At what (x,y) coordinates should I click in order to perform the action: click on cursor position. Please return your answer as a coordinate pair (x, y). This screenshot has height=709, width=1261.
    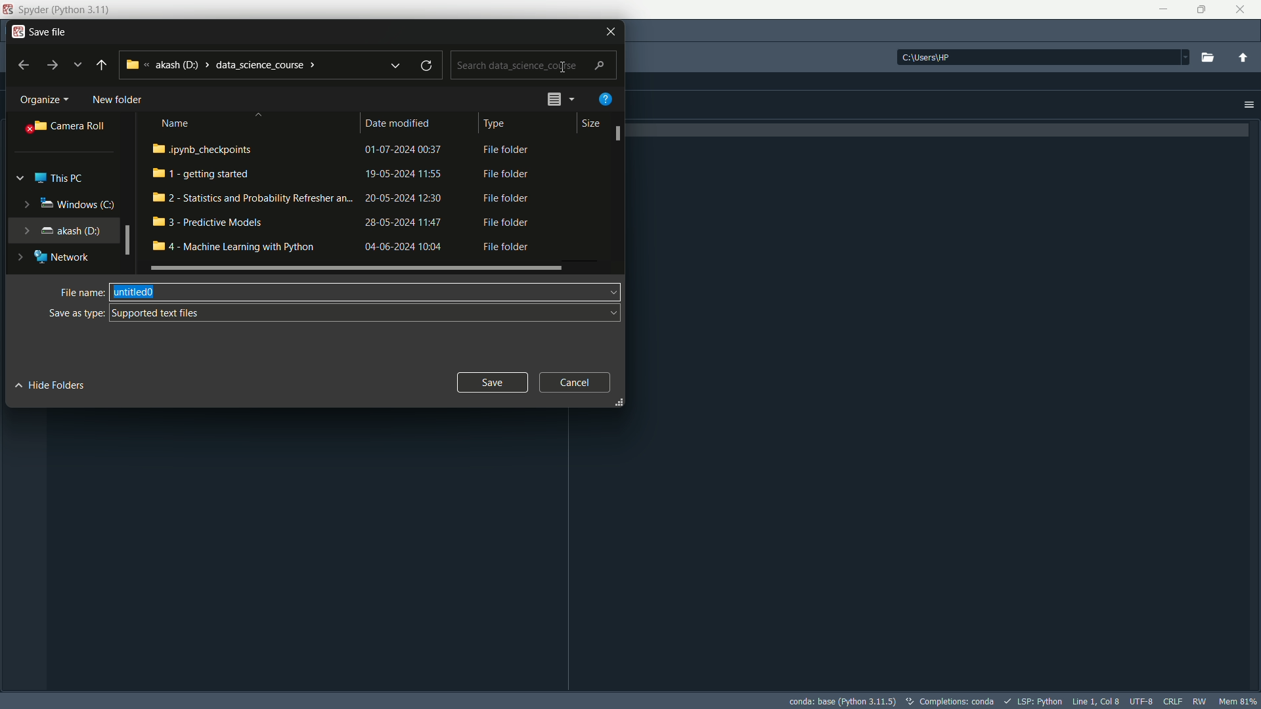
    Looking at the image, I should click on (1097, 701).